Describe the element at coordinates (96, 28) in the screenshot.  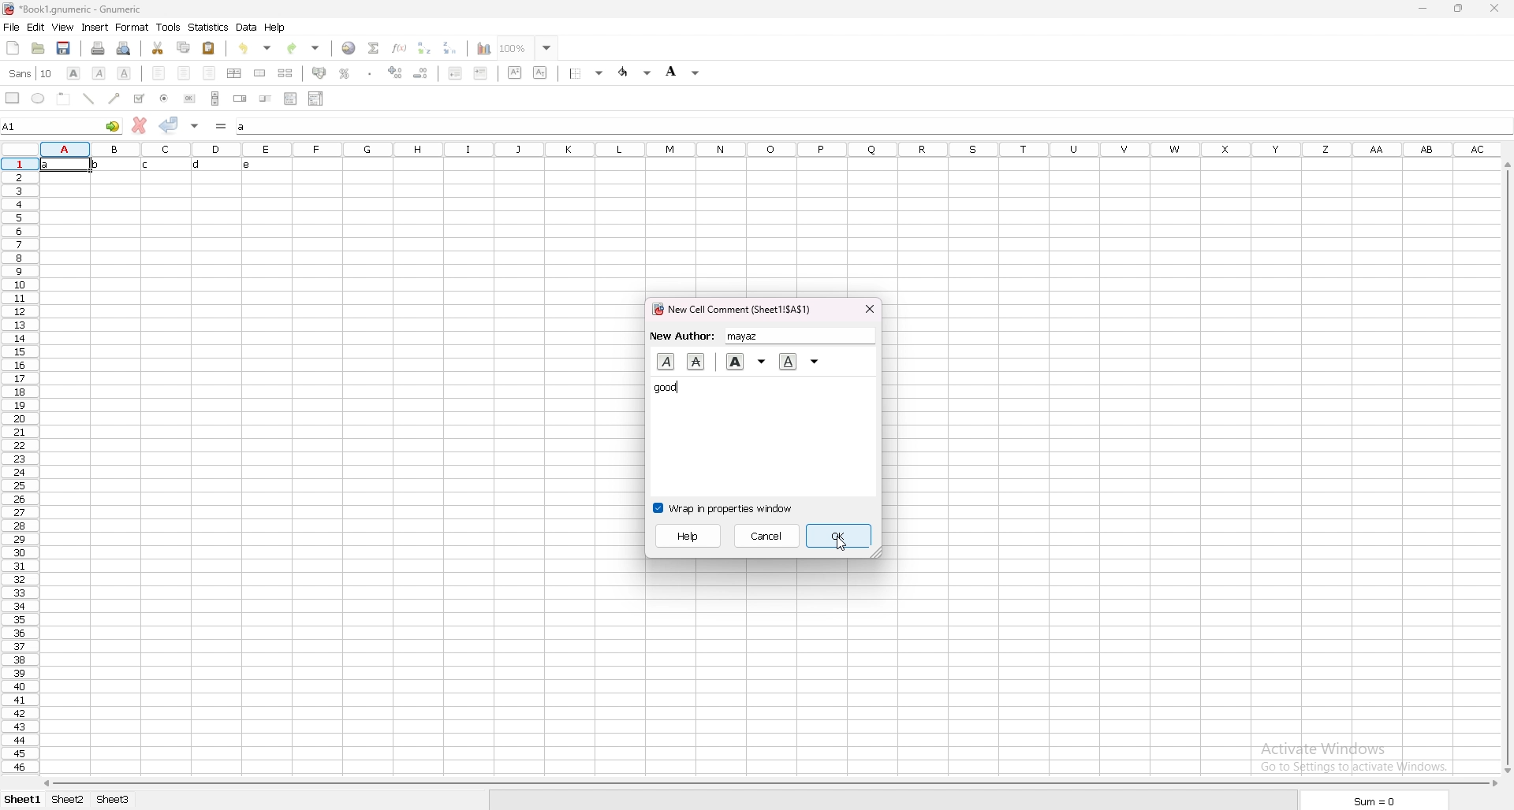
I see `insert` at that location.